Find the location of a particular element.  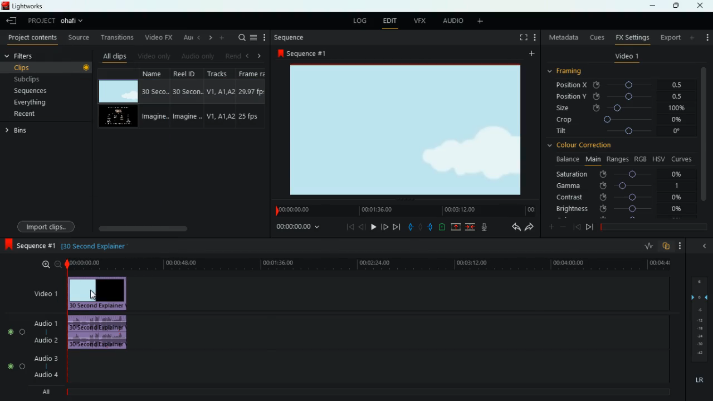

join is located at coordinates (471, 227).